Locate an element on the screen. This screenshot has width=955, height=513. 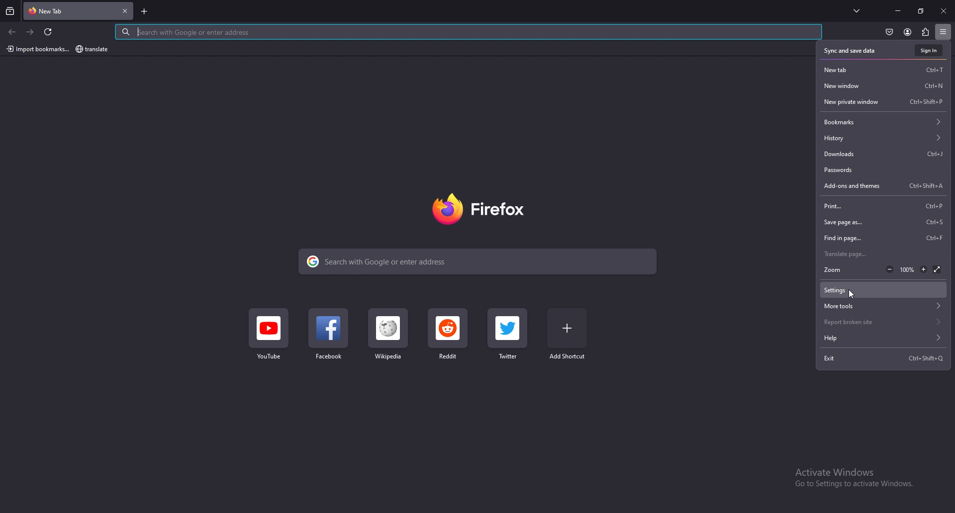
twitter is located at coordinates (508, 334).